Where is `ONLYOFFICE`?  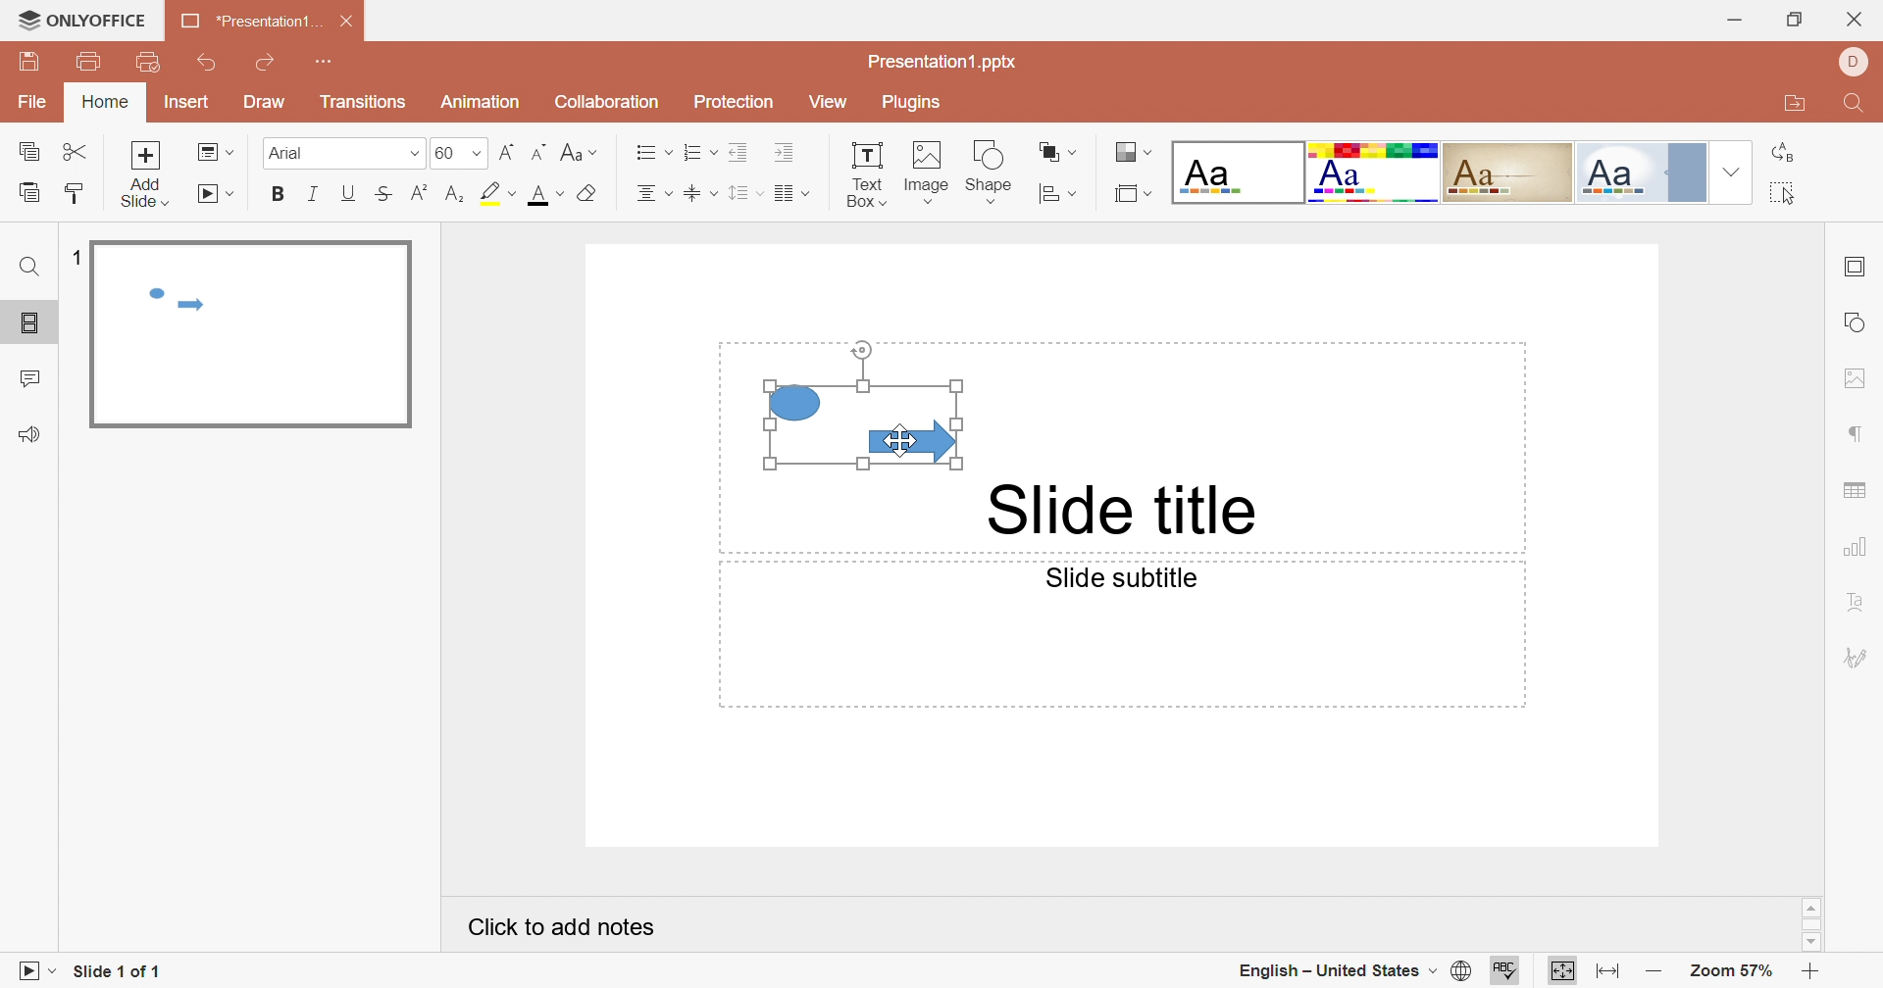
ONLYOFFICE is located at coordinates (79, 20).